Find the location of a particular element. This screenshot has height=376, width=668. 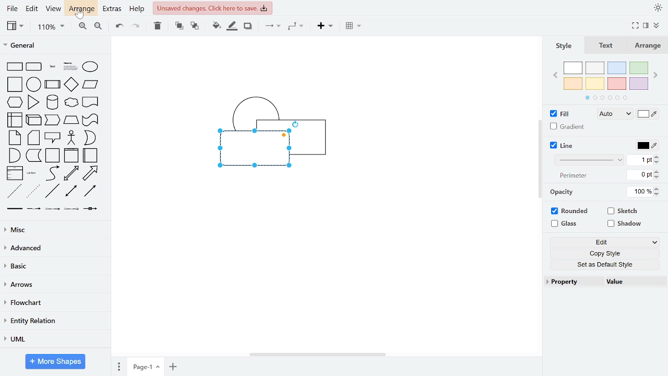

edit is located at coordinates (603, 243).